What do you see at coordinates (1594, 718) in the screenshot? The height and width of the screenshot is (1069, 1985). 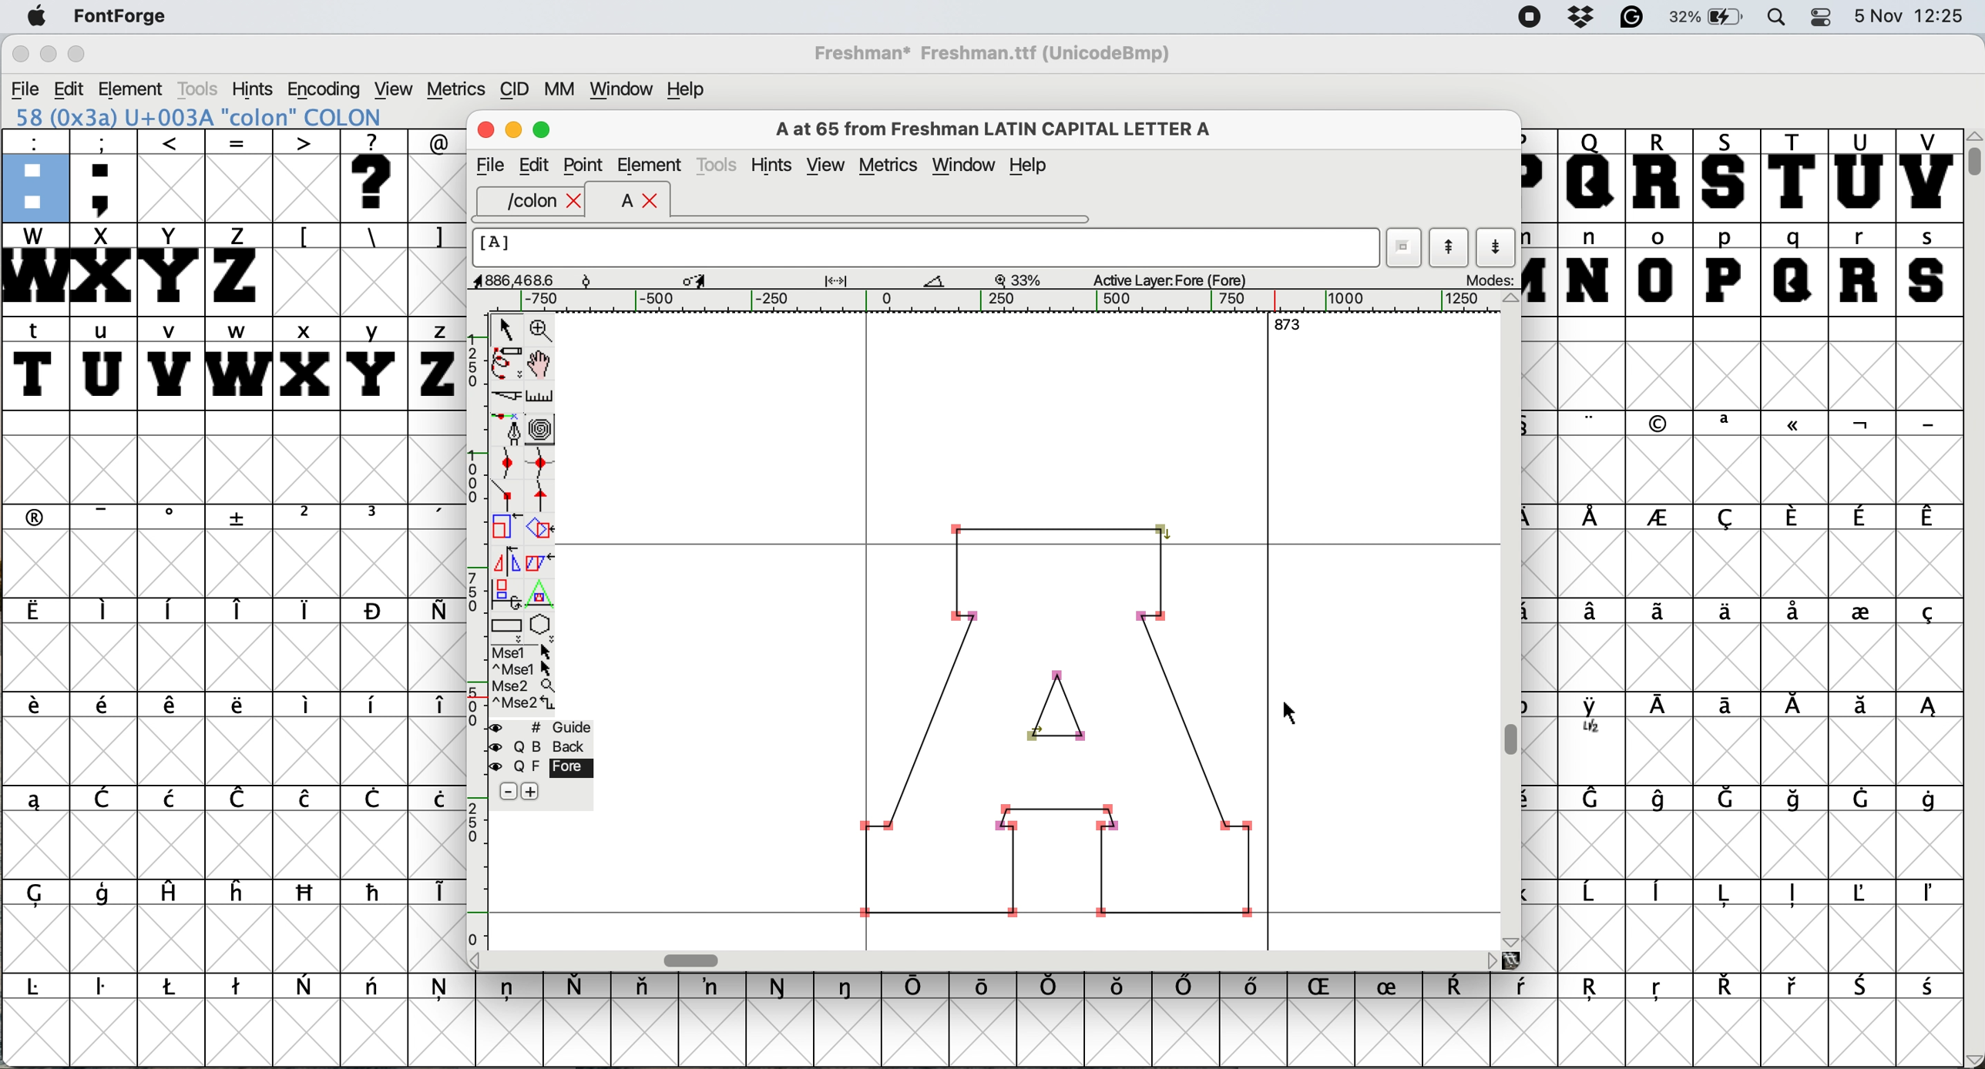 I see `symbol` at bounding box center [1594, 718].